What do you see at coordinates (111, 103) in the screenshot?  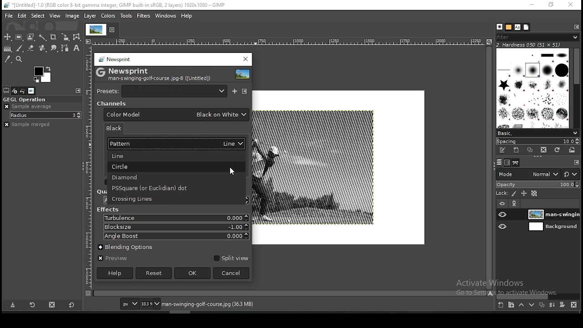 I see `channel` at bounding box center [111, 103].